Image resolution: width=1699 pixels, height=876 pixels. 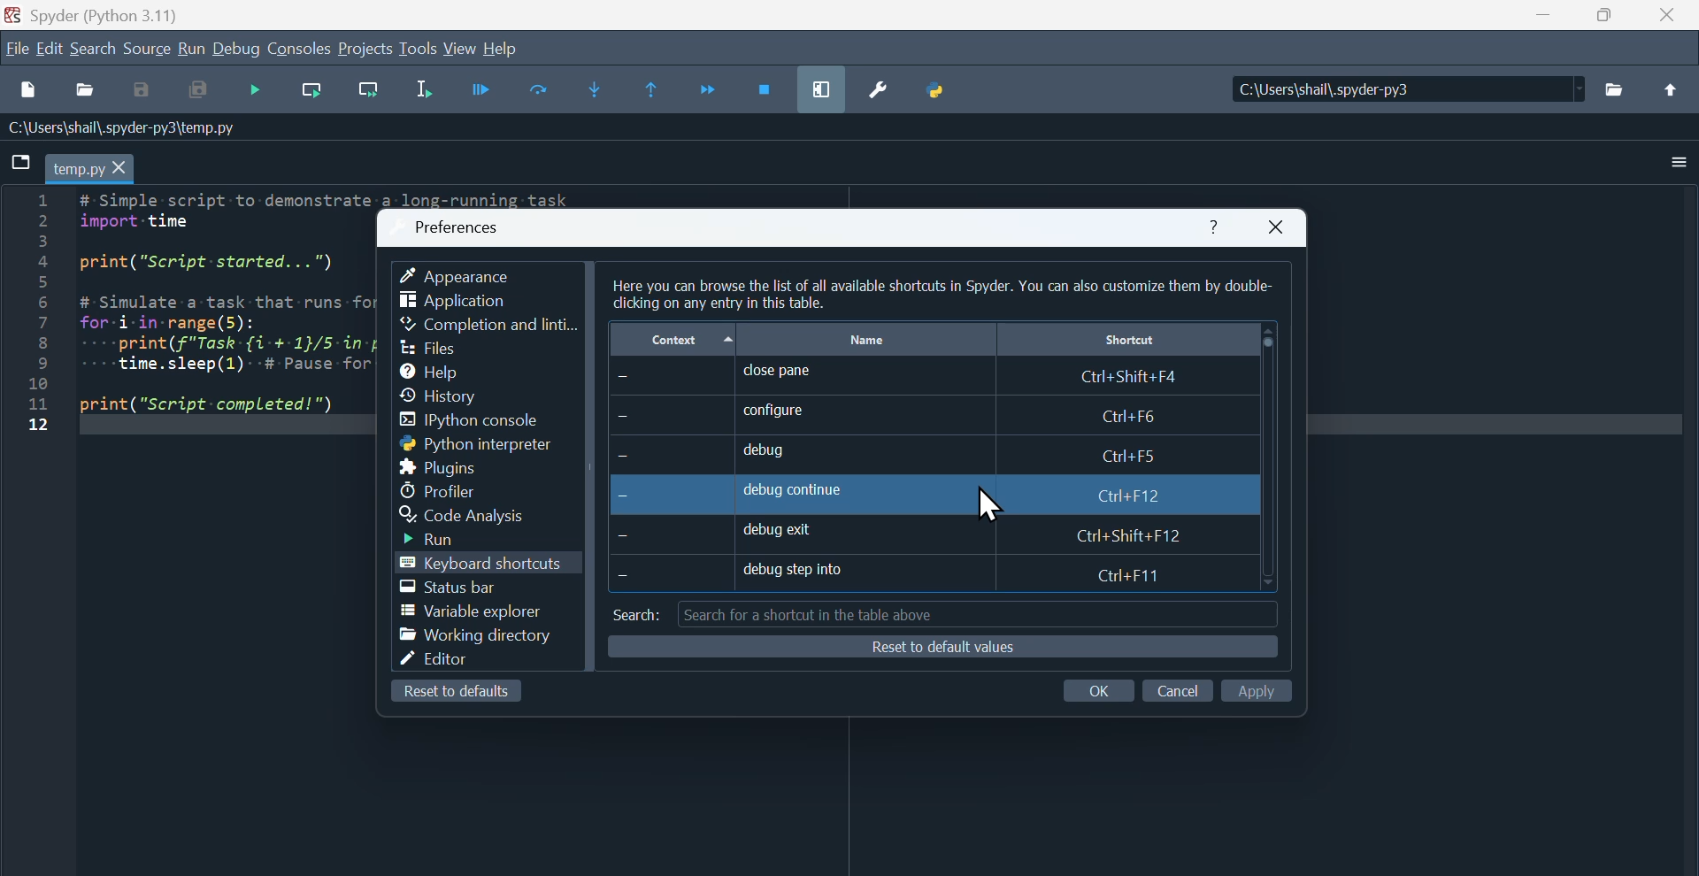 I want to click on I python console, so click(x=480, y=421).